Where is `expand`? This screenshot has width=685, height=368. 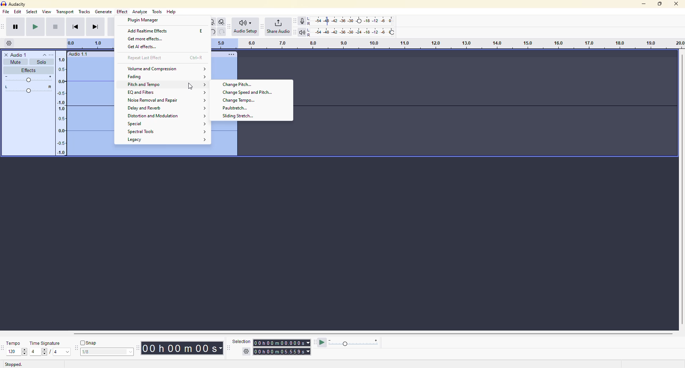 expand is located at coordinates (204, 132).